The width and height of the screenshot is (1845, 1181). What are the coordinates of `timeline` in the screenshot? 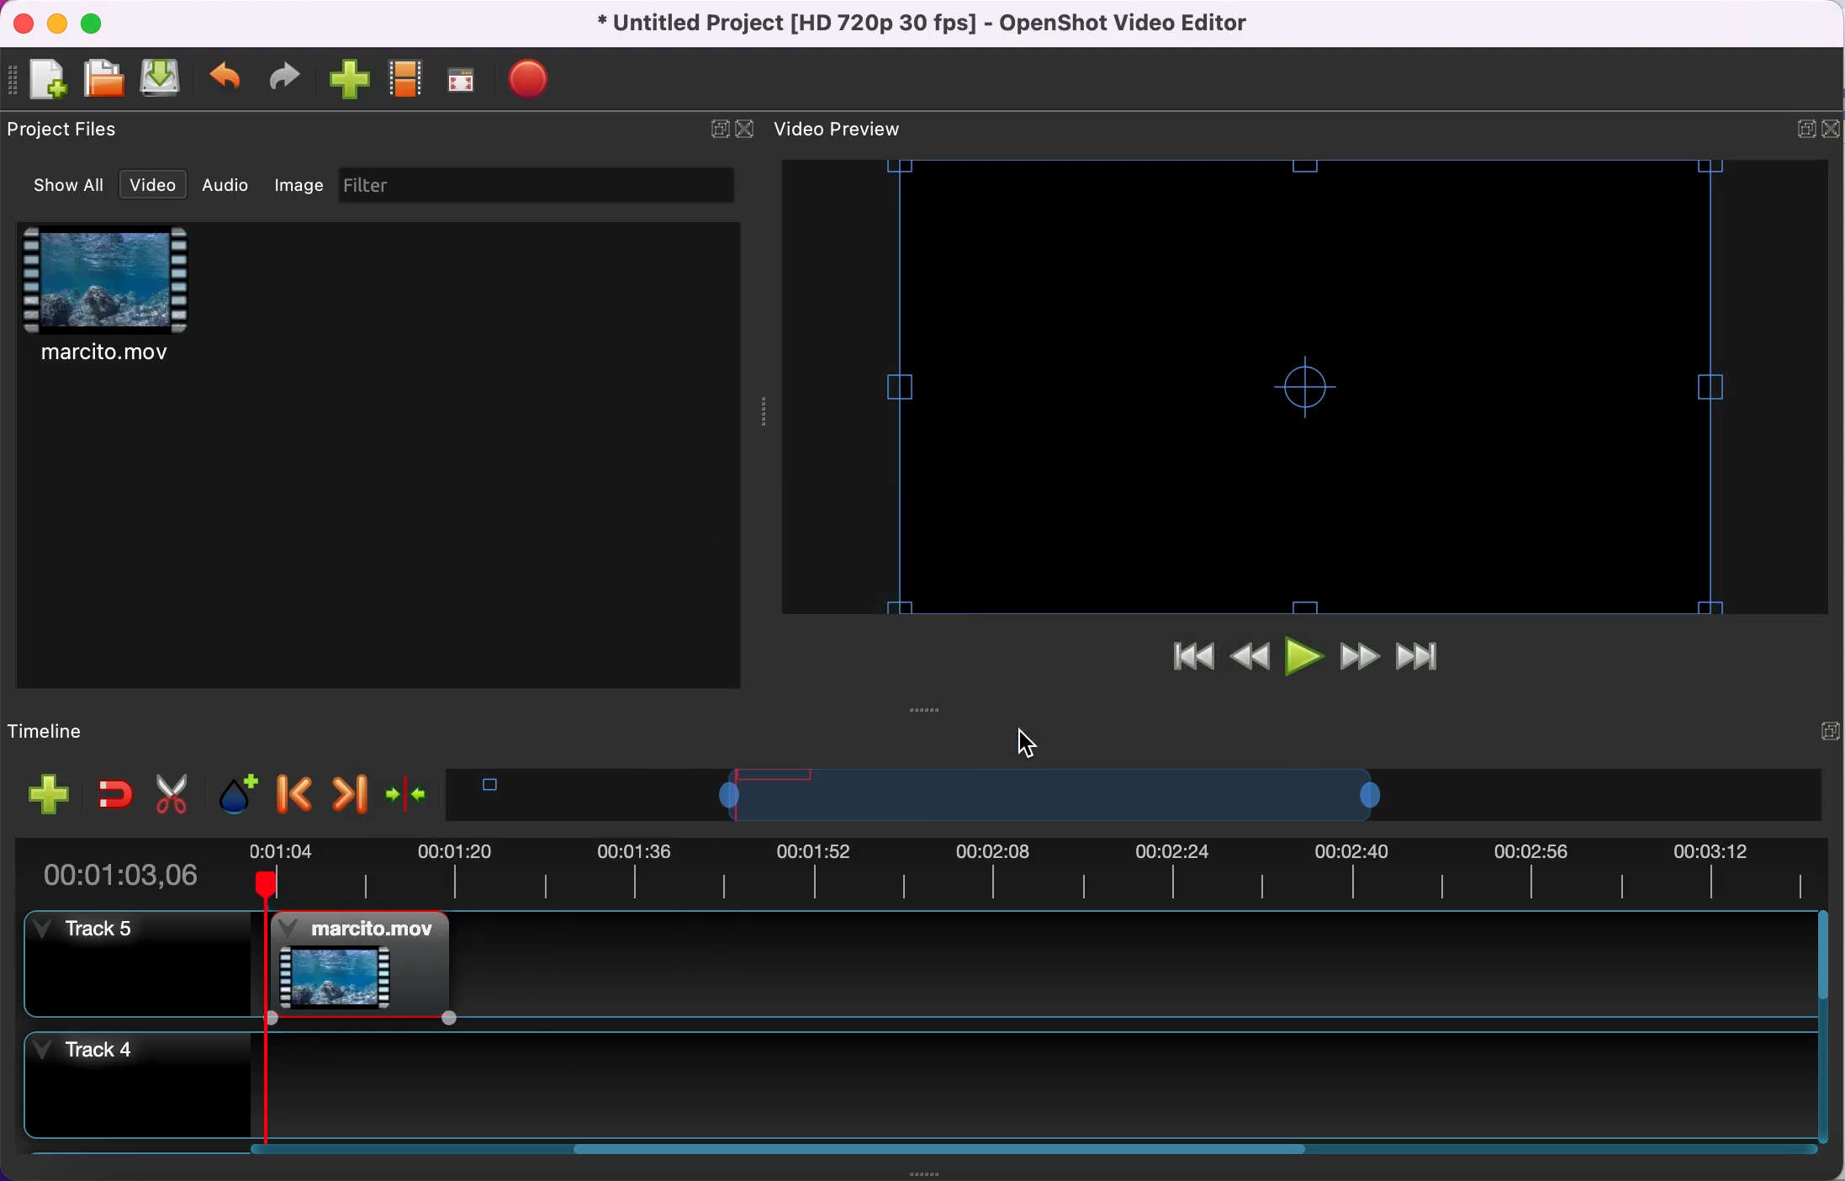 It's located at (71, 733).